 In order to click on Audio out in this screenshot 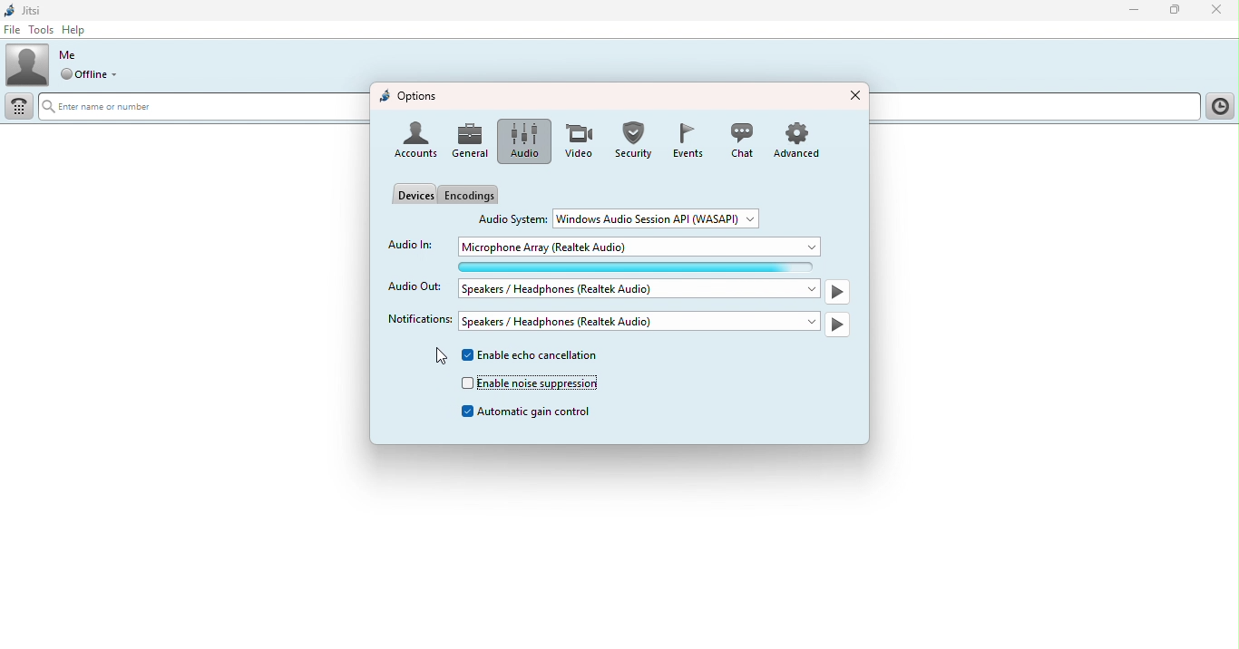, I will do `click(415, 288)`.